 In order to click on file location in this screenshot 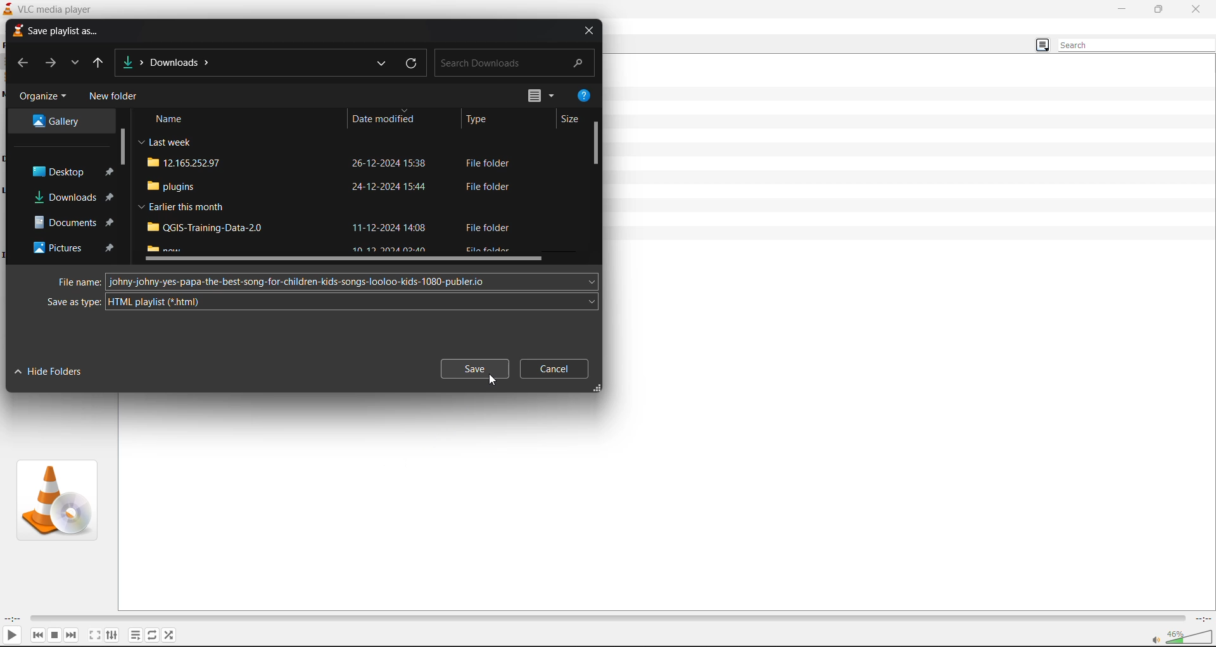, I will do `click(170, 62)`.